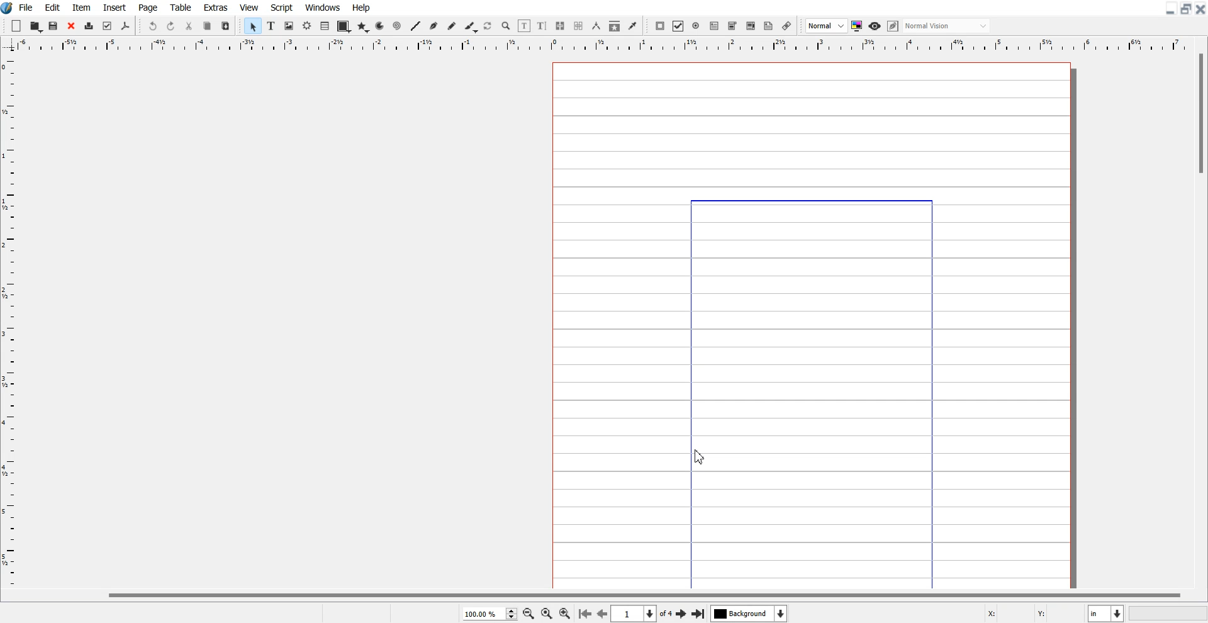 This screenshot has width=1208, height=623. Describe the element at coordinates (815, 323) in the screenshot. I see `Page` at that location.